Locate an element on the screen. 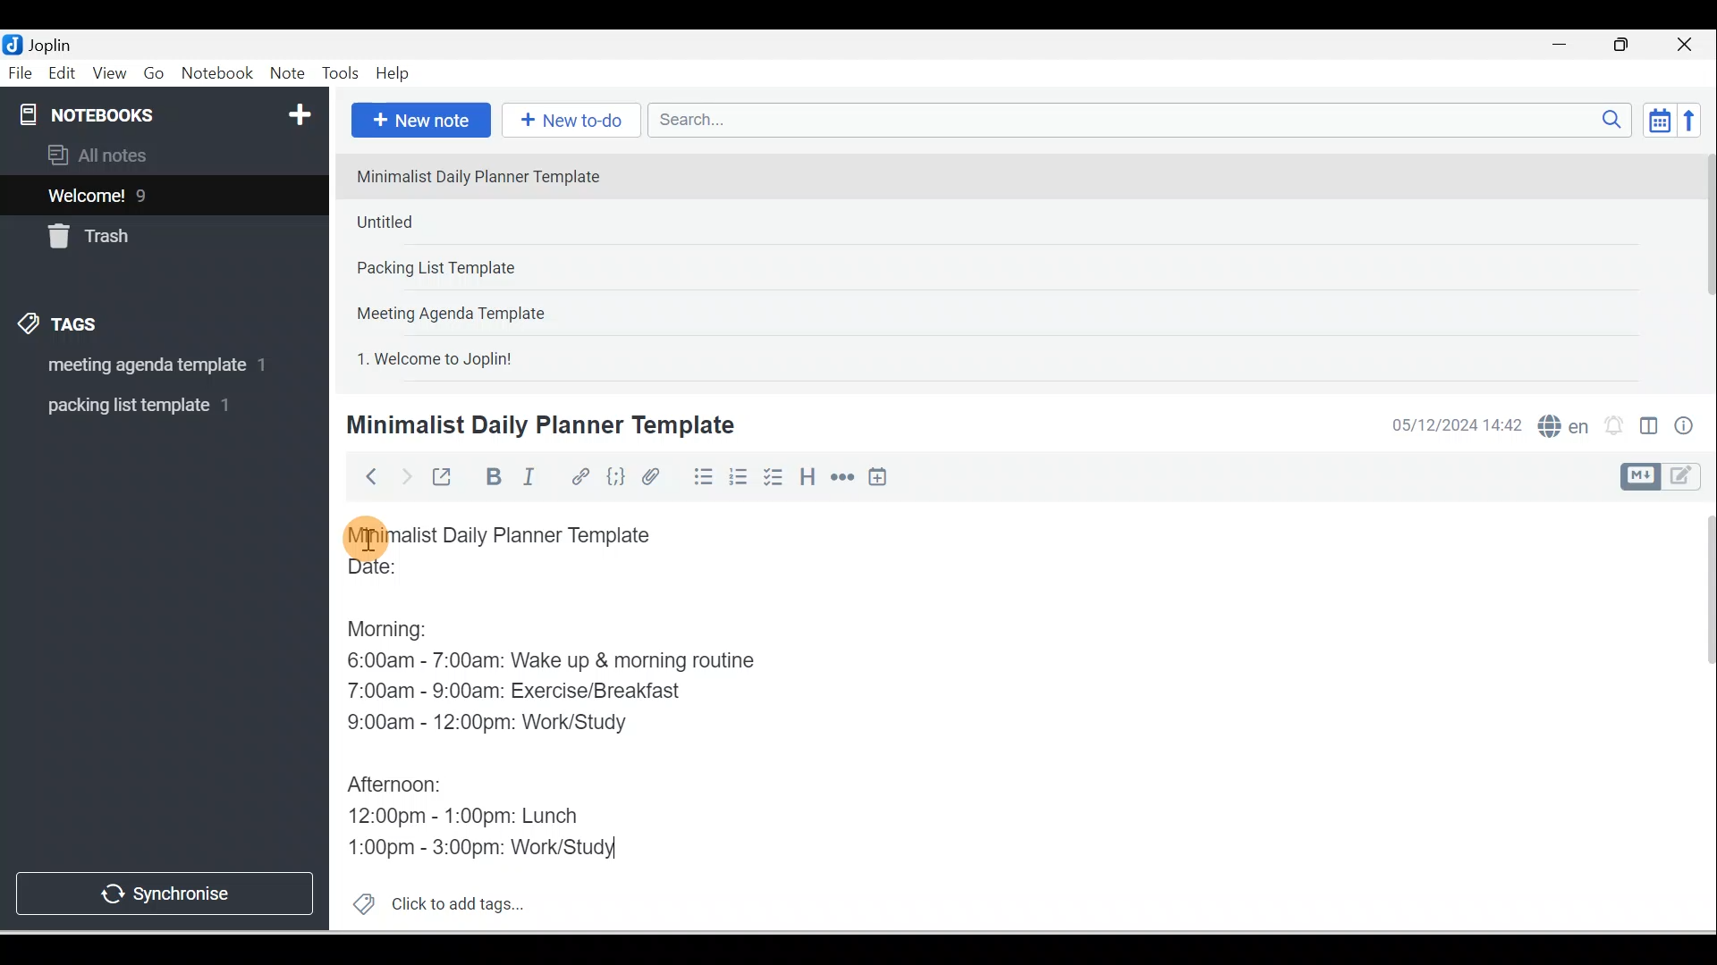 The width and height of the screenshot is (1717, 965). Date & time is located at coordinates (1453, 425).